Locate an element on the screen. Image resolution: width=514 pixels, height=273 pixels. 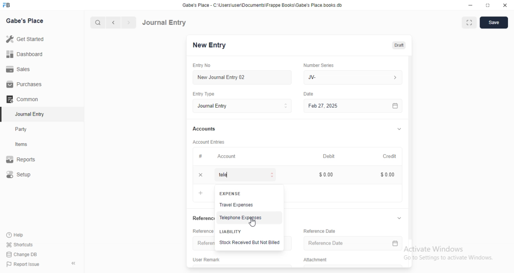
Add is located at coordinates (200, 175).